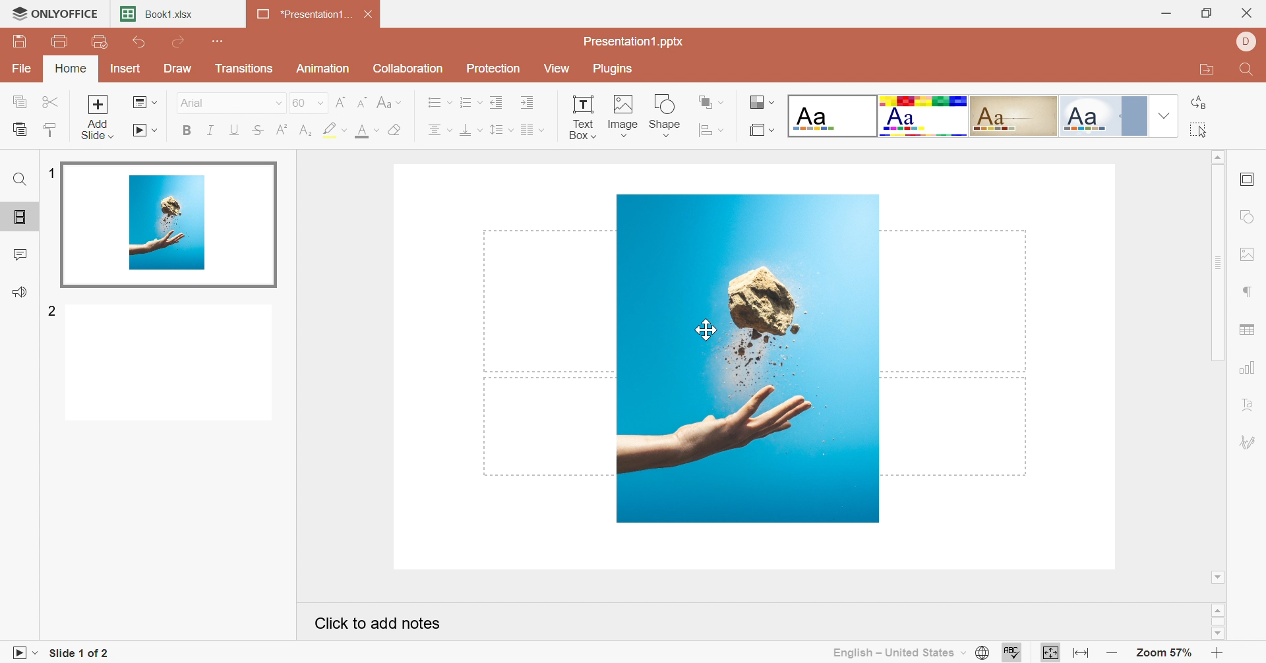 This screenshot has width=1266, height=663. What do you see at coordinates (305, 14) in the screenshot?
I see `*Presentation1...` at bounding box center [305, 14].